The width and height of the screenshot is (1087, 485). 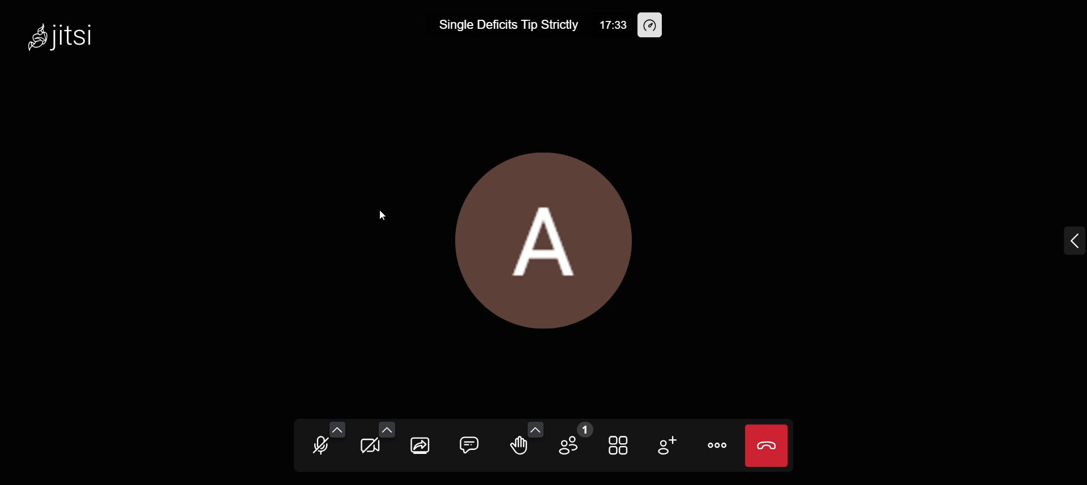 I want to click on more reaction option, so click(x=535, y=430).